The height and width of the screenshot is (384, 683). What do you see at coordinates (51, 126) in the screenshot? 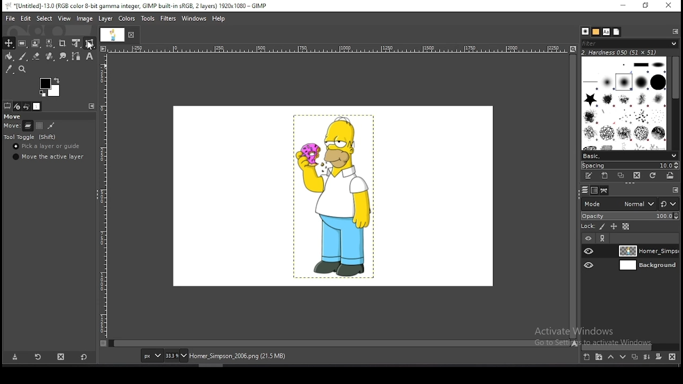
I see `move paths` at bounding box center [51, 126].